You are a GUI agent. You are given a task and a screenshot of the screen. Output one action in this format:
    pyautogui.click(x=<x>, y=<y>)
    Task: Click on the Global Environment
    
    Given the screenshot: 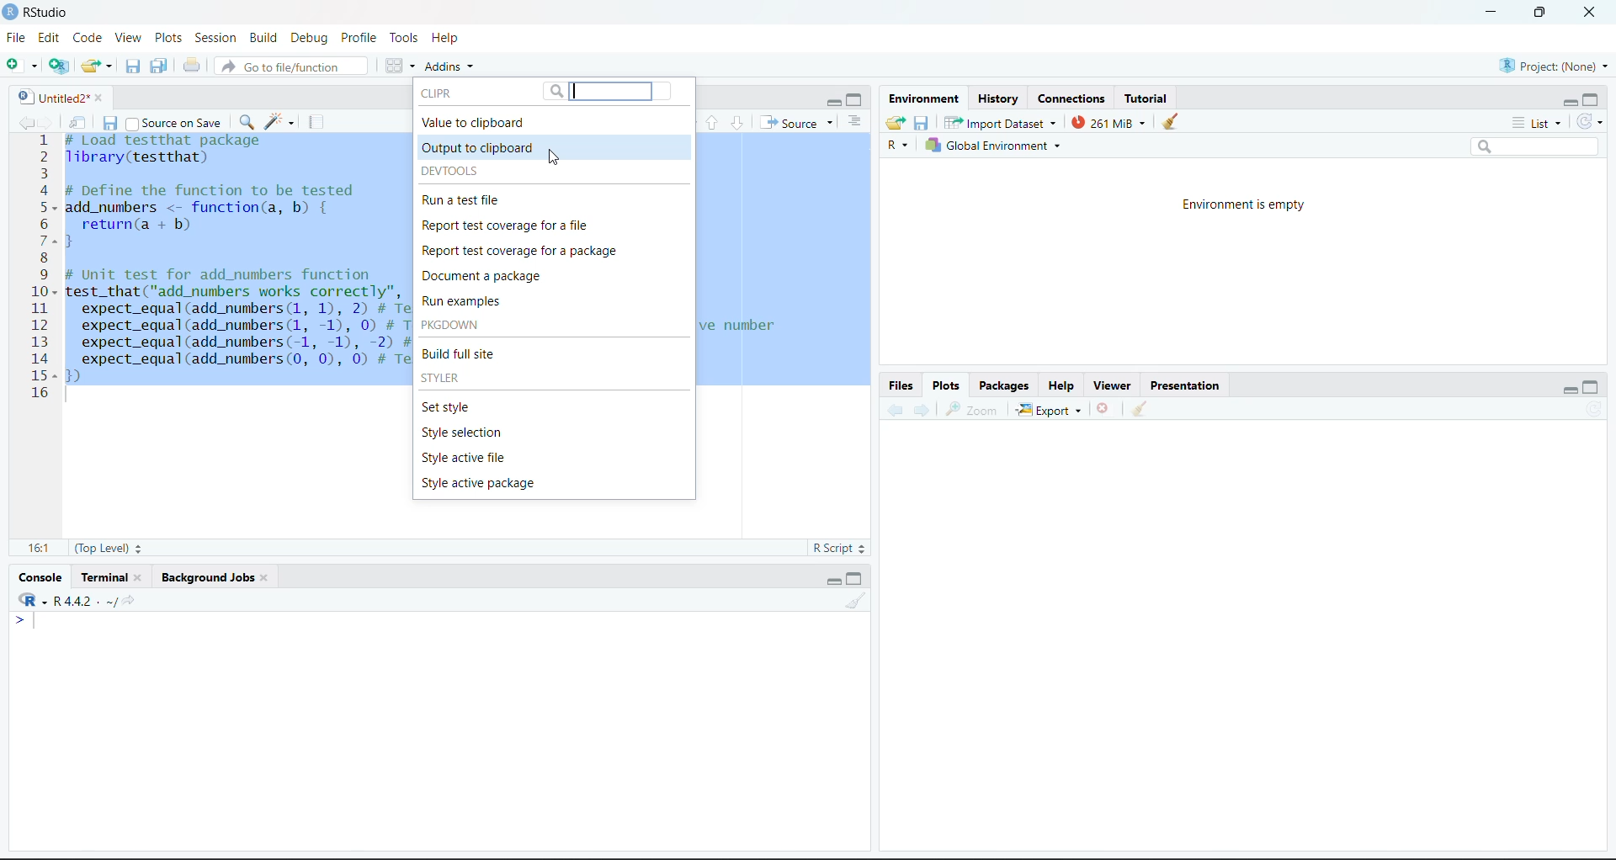 What is the action you would take?
    pyautogui.click(x=994, y=145)
    